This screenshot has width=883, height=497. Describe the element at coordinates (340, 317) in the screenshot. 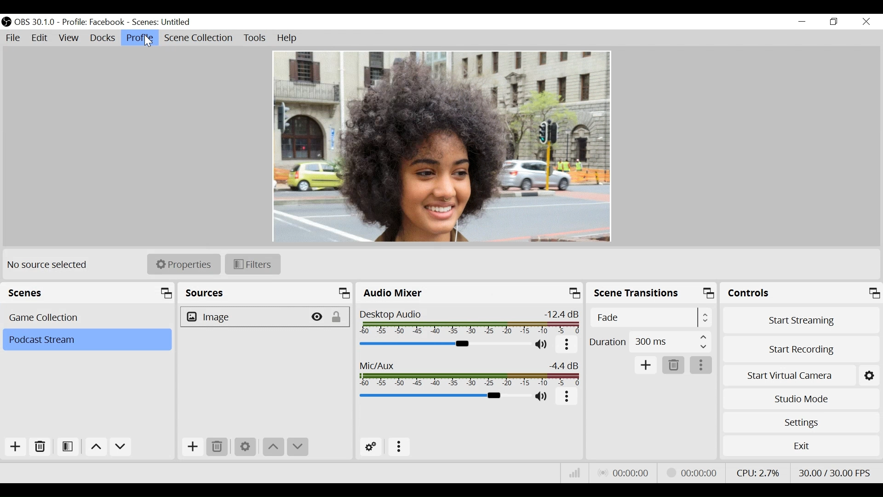

I see `(un)lock` at that location.